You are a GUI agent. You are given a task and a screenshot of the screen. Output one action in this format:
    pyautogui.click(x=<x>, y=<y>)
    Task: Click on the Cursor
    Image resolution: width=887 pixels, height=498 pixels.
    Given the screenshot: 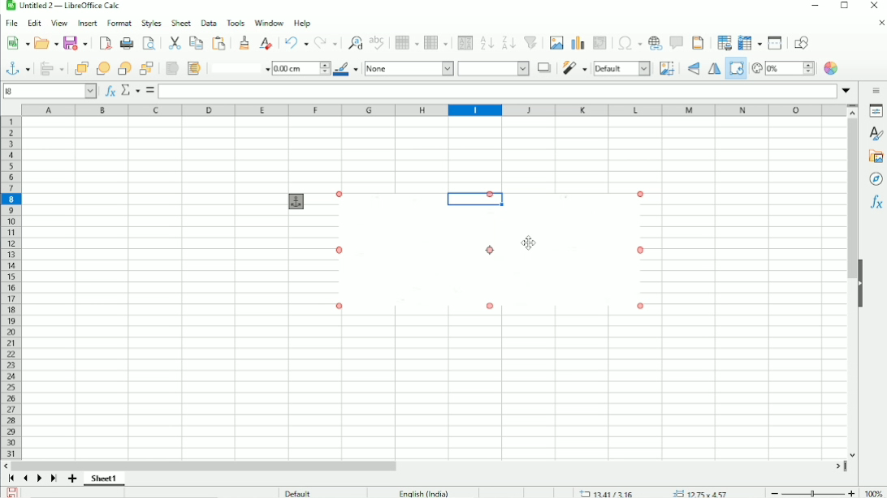 What is the action you would take?
    pyautogui.click(x=530, y=241)
    